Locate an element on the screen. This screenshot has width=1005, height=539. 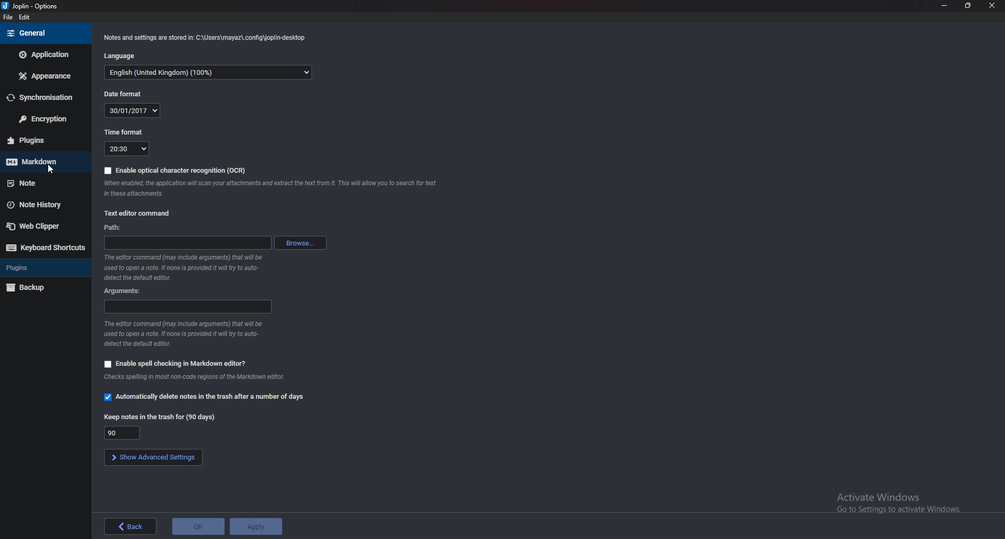
Resize is located at coordinates (968, 6).